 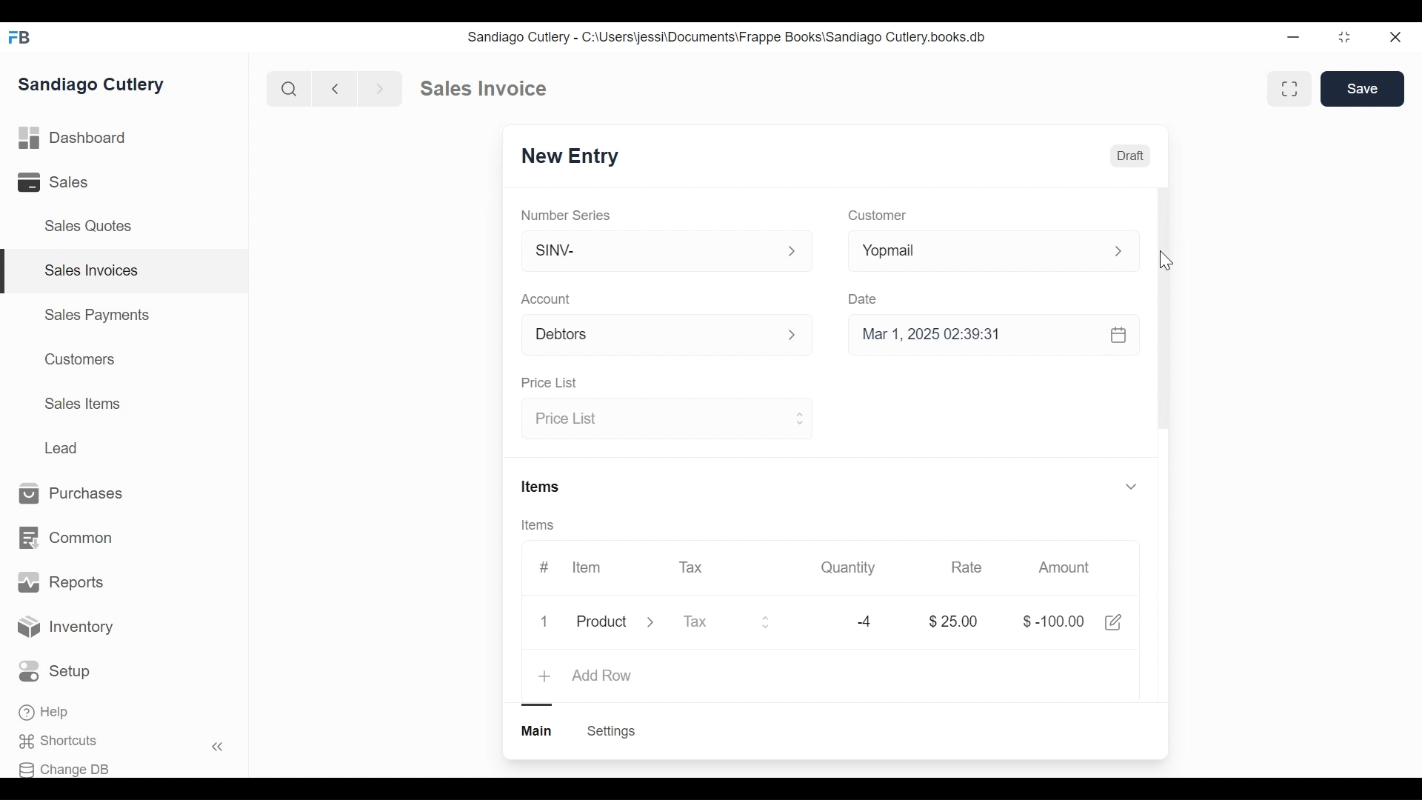 I want to click on Sales invoice, so click(x=483, y=89).